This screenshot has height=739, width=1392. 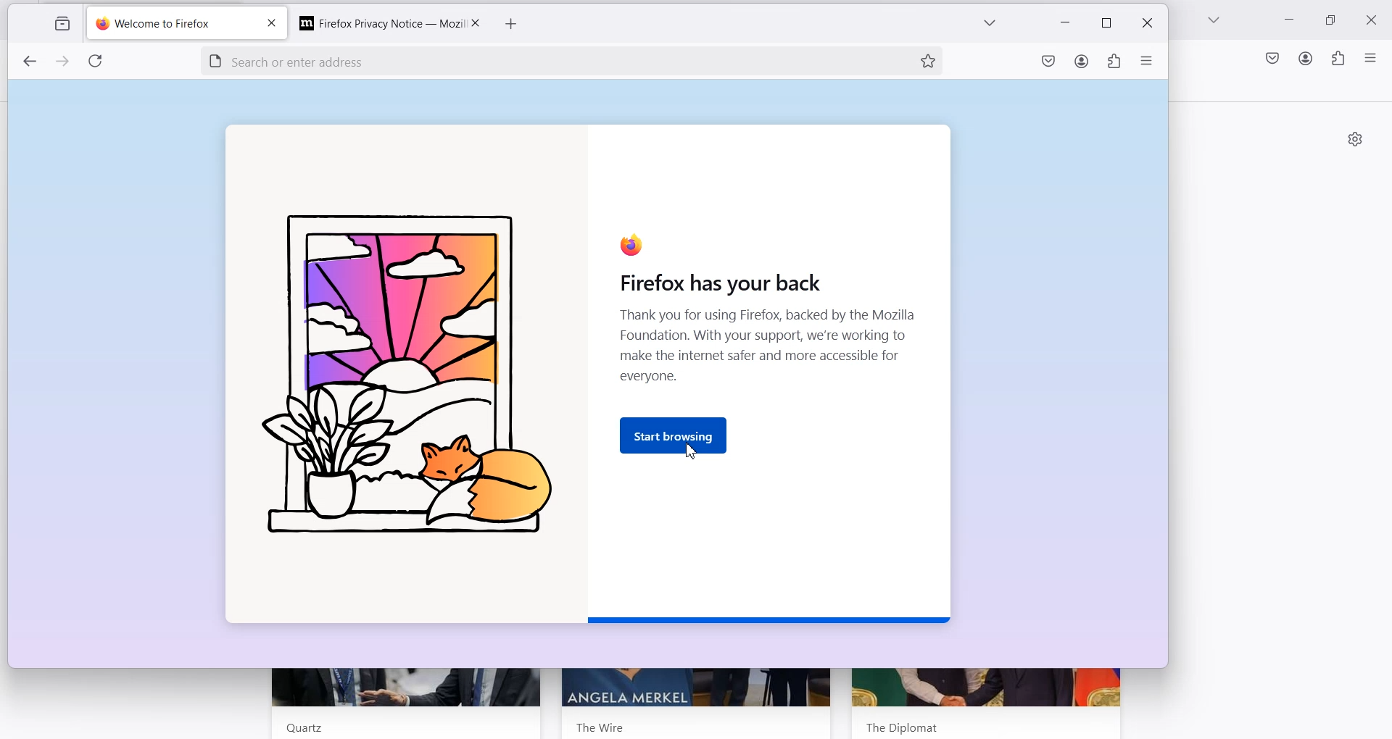 I want to click on Maximize, so click(x=1333, y=20).